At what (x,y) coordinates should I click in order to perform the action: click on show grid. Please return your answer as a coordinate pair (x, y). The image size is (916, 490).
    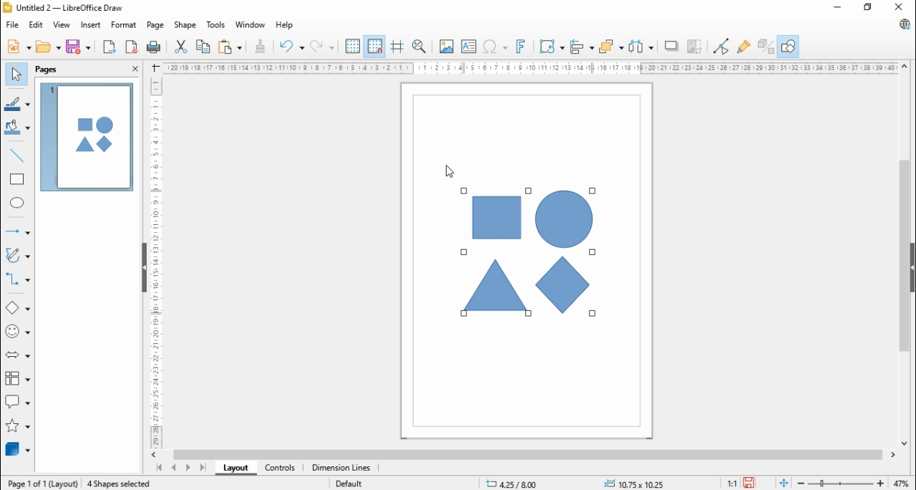
    Looking at the image, I should click on (353, 46).